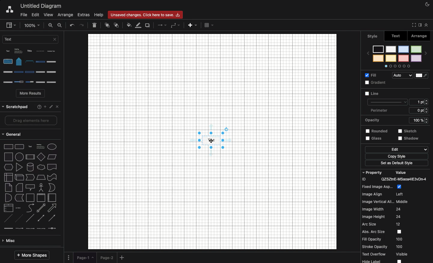 Image resolution: width=433 pixels, height=263 pixels. What do you see at coordinates (20, 241) in the screenshot?
I see `Entity relation` at bounding box center [20, 241].